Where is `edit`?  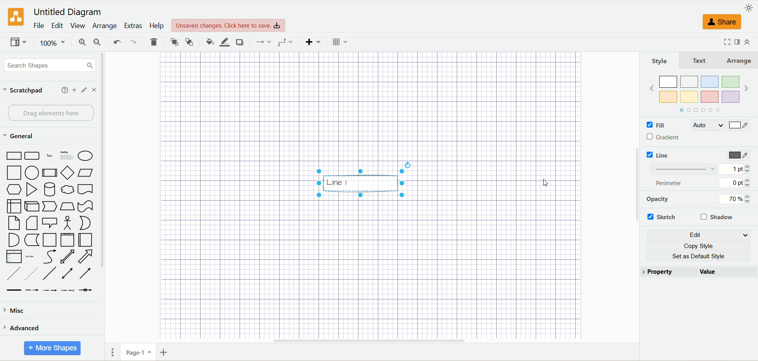
edit is located at coordinates (698, 234).